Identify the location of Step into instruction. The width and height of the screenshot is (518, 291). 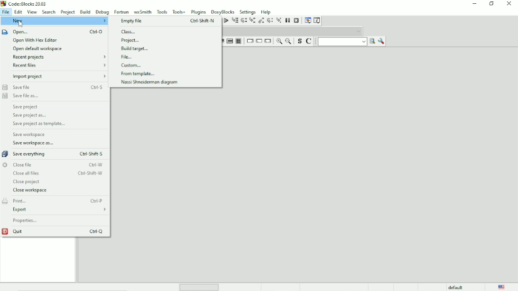
(279, 21).